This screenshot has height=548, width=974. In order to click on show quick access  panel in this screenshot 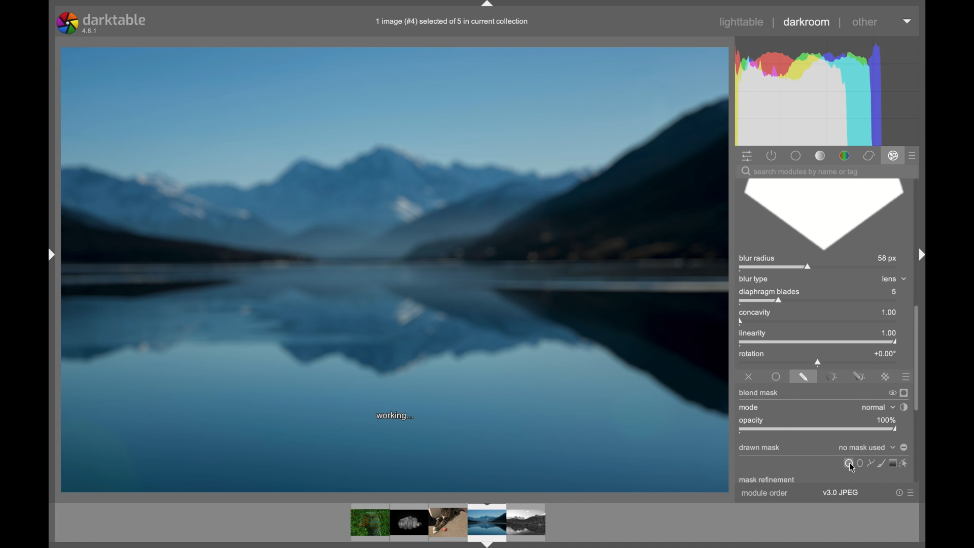, I will do `click(747, 155)`.